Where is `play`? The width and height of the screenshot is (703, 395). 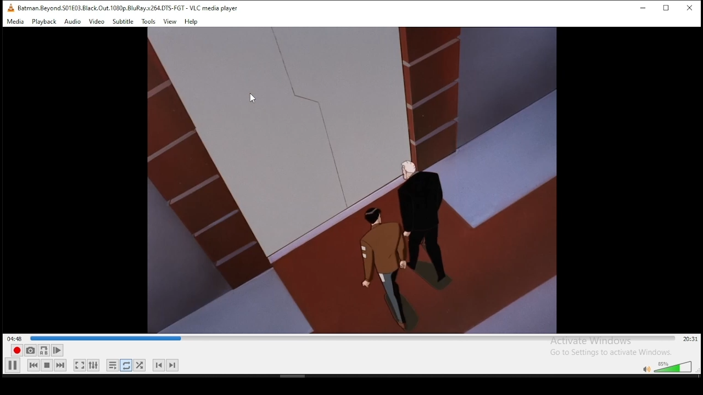 play is located at coordinates (13, 365).